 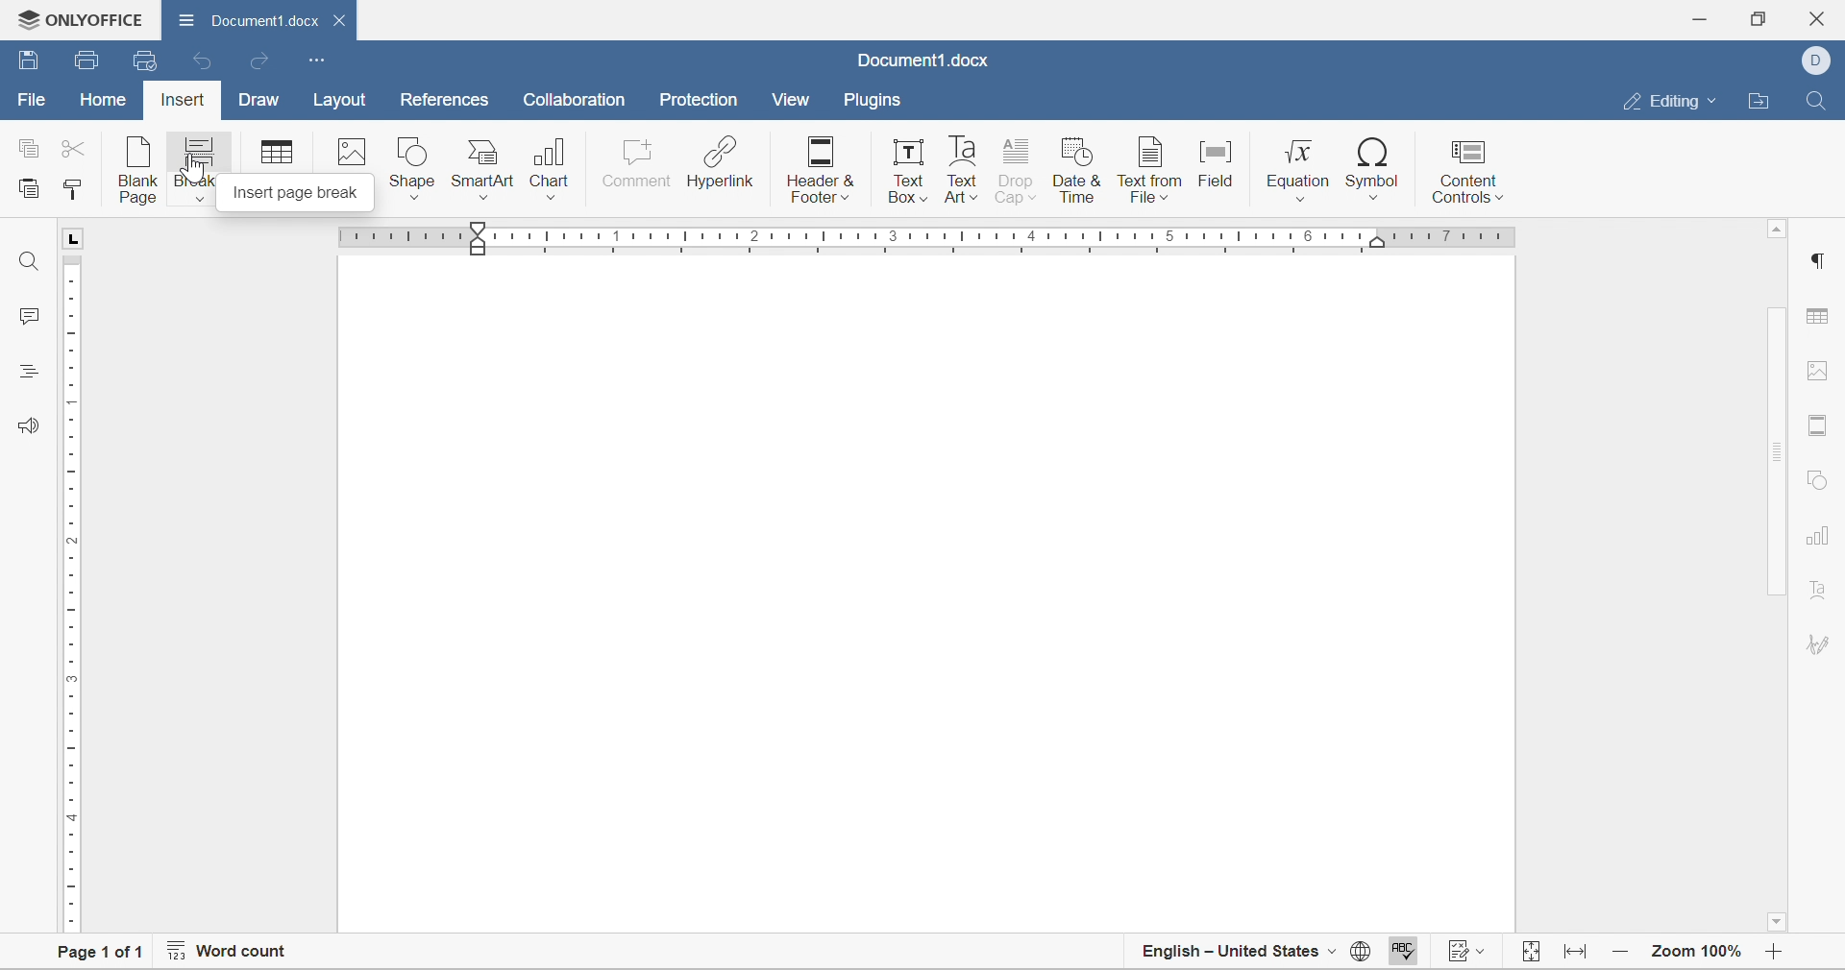 I want to click on Minimize, so click(x=1703, y=16).